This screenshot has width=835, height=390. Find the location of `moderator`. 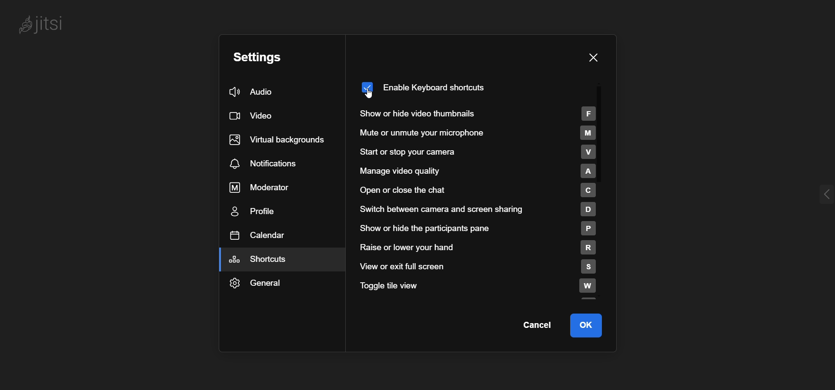

moderator is located at coordinates (264, 187).